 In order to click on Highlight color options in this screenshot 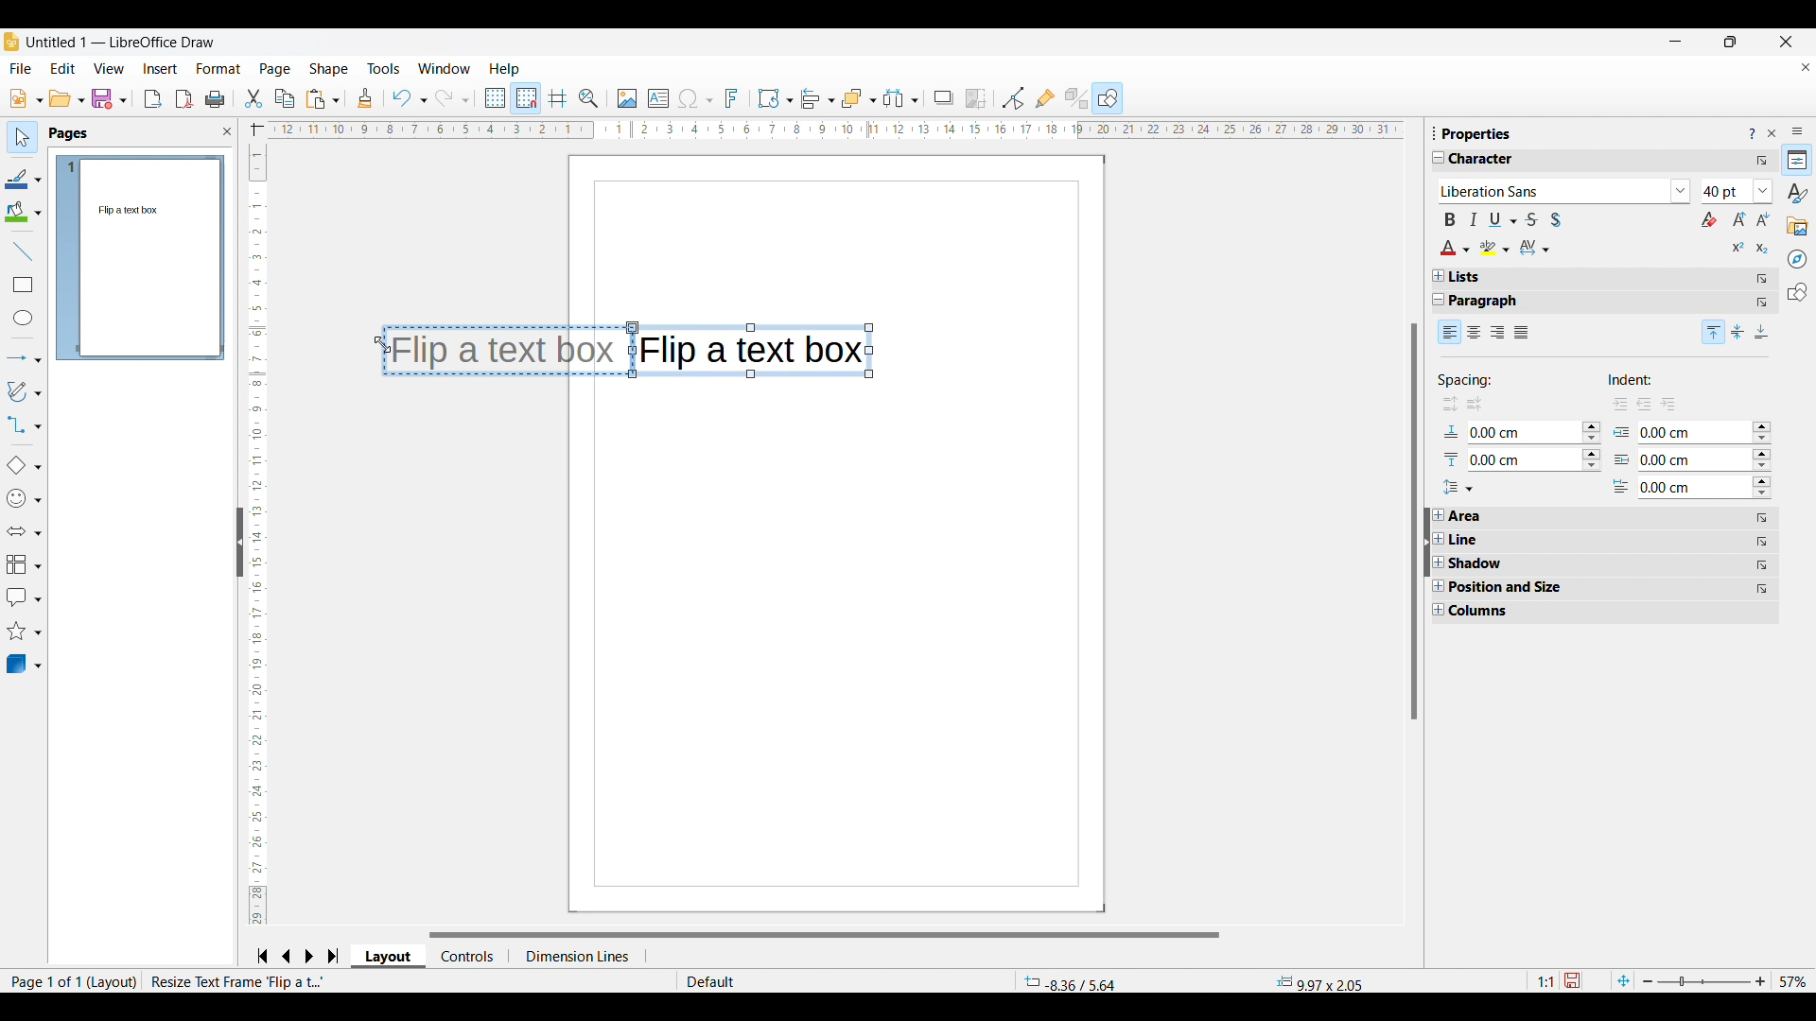, I will do `click(1495, 248)`.